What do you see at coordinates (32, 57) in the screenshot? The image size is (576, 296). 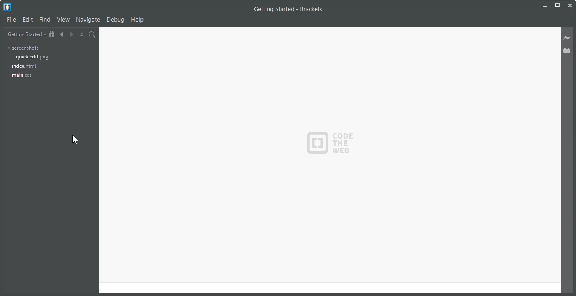 I see `quick-edit.png` at bounding box center [32, 57].